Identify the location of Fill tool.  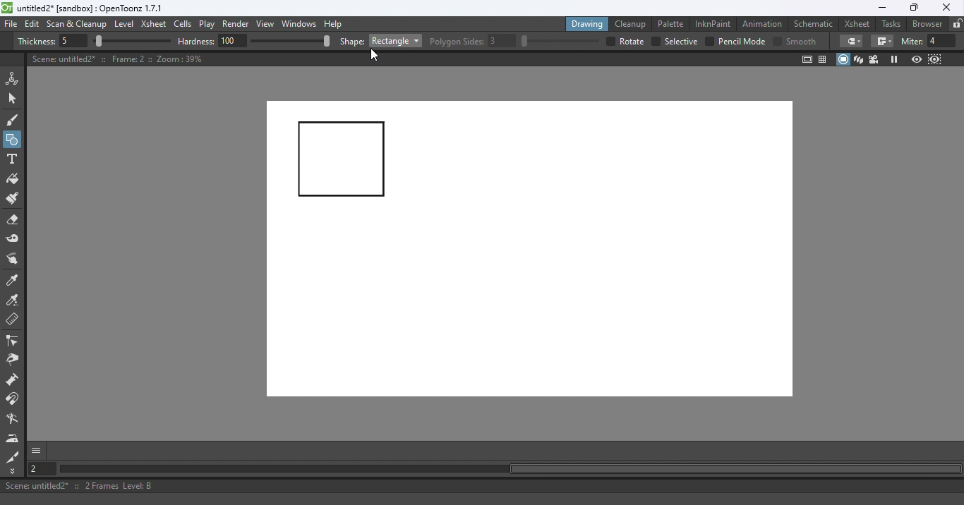
(13, 181).